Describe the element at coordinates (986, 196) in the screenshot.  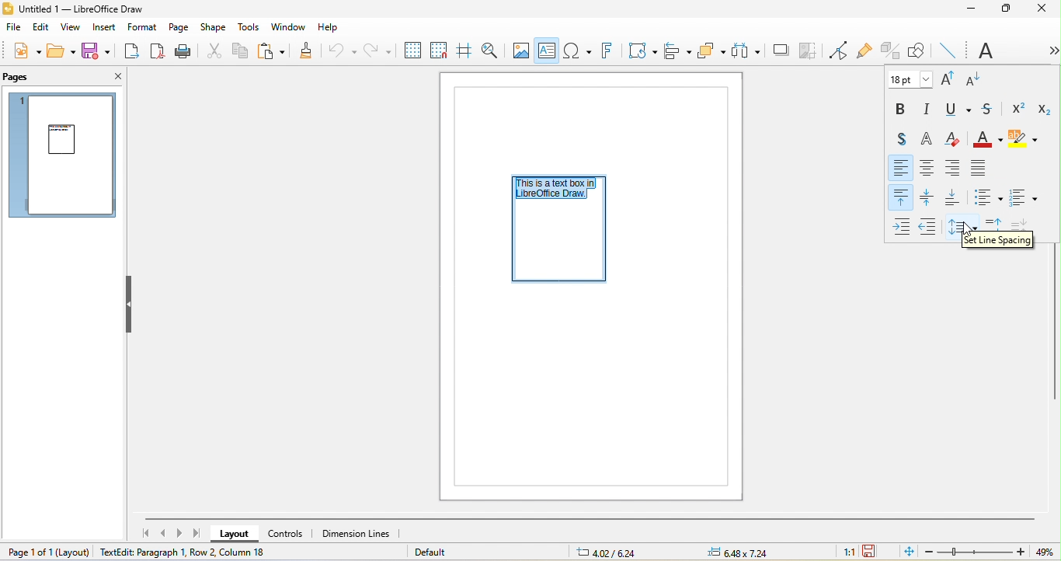
I see `toggle unordered list` at that location.